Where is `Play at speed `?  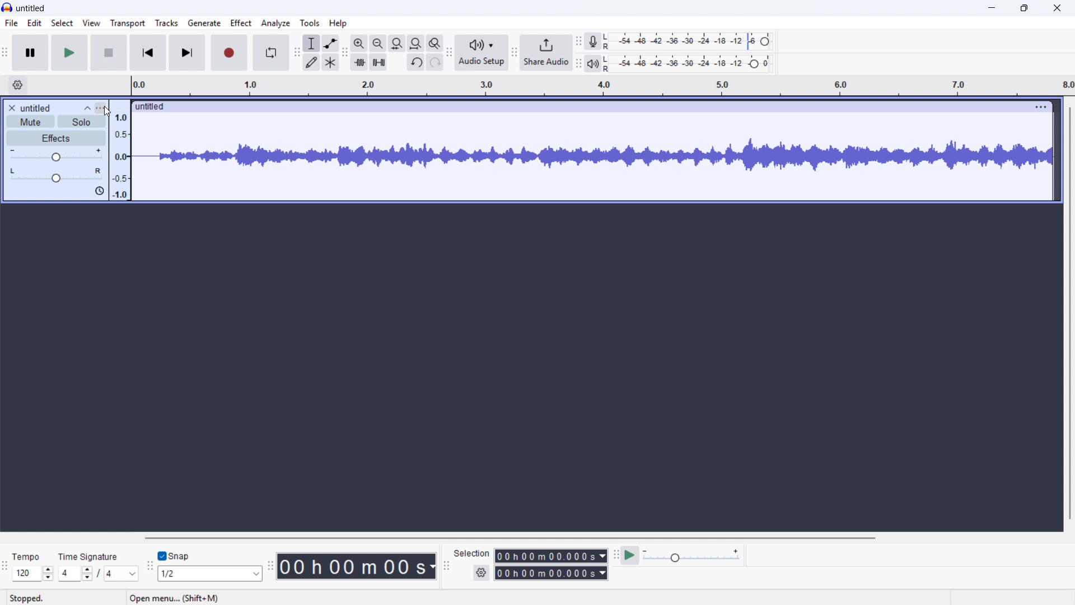 Play at speed  is located at coordinates (630, 555).